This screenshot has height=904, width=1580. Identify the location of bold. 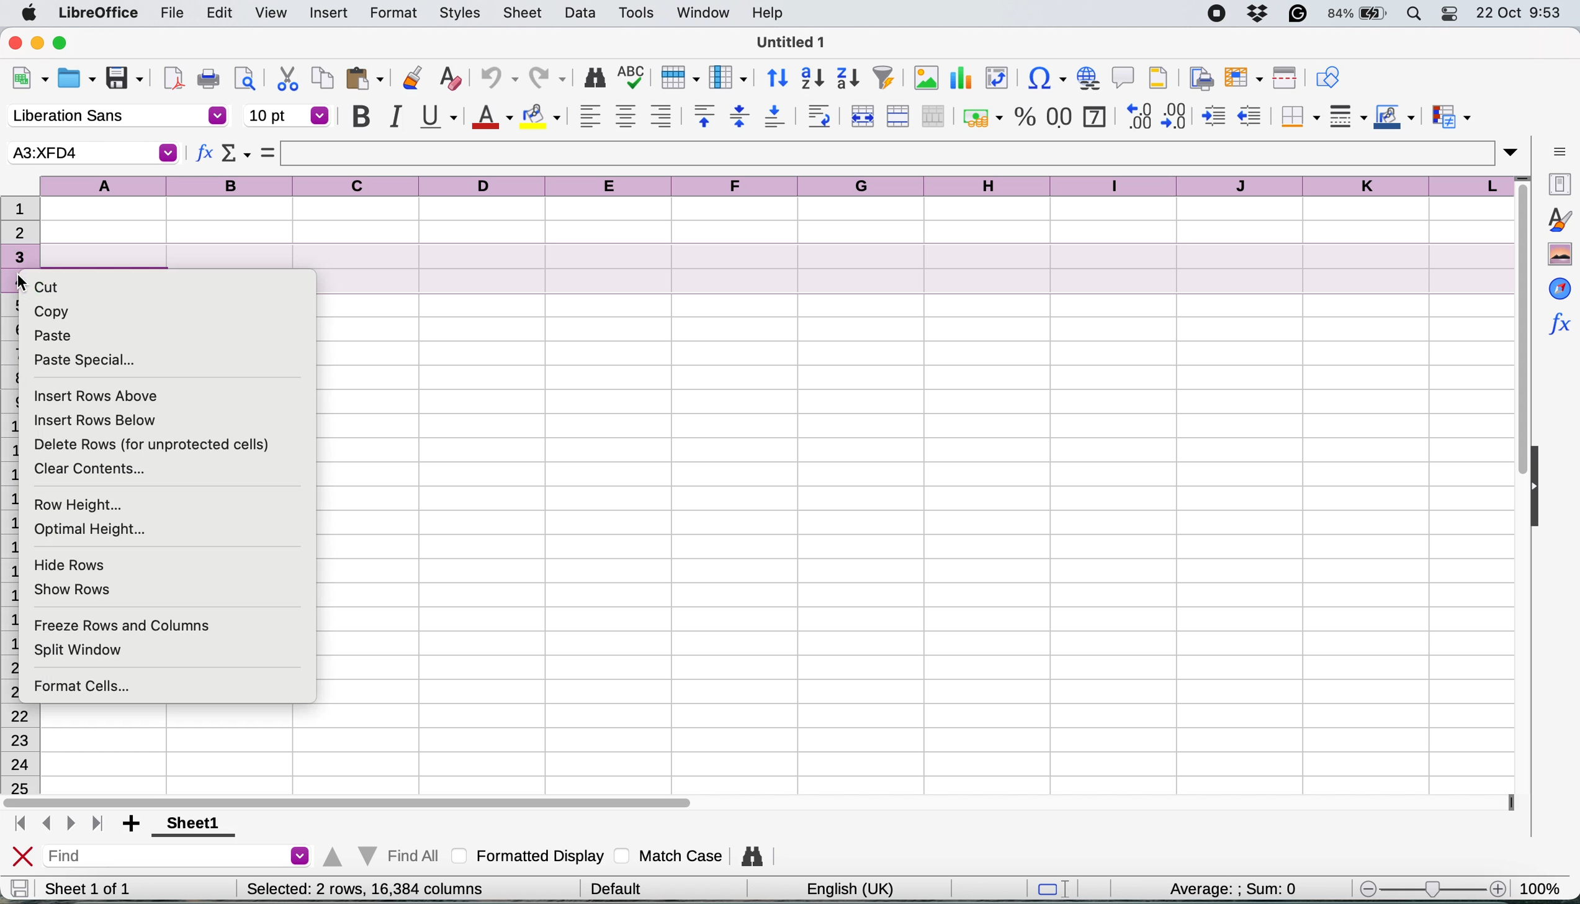
(361, 117).